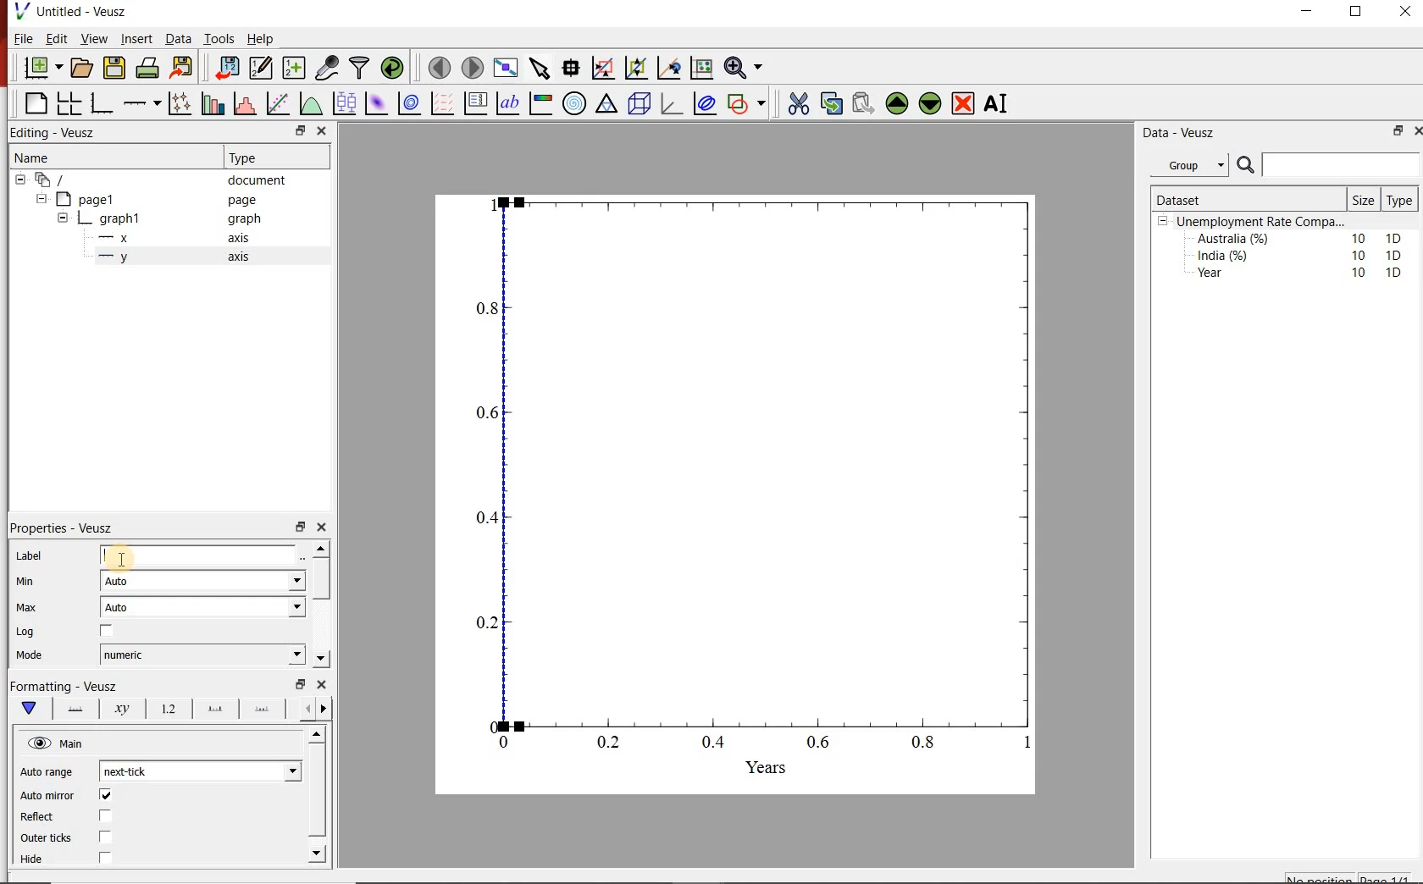 This screenshot has height=884, width=1423. What do you see at coordinates (323, 130) in the screenshot?
I see `close` at bounding box center [323, 130].